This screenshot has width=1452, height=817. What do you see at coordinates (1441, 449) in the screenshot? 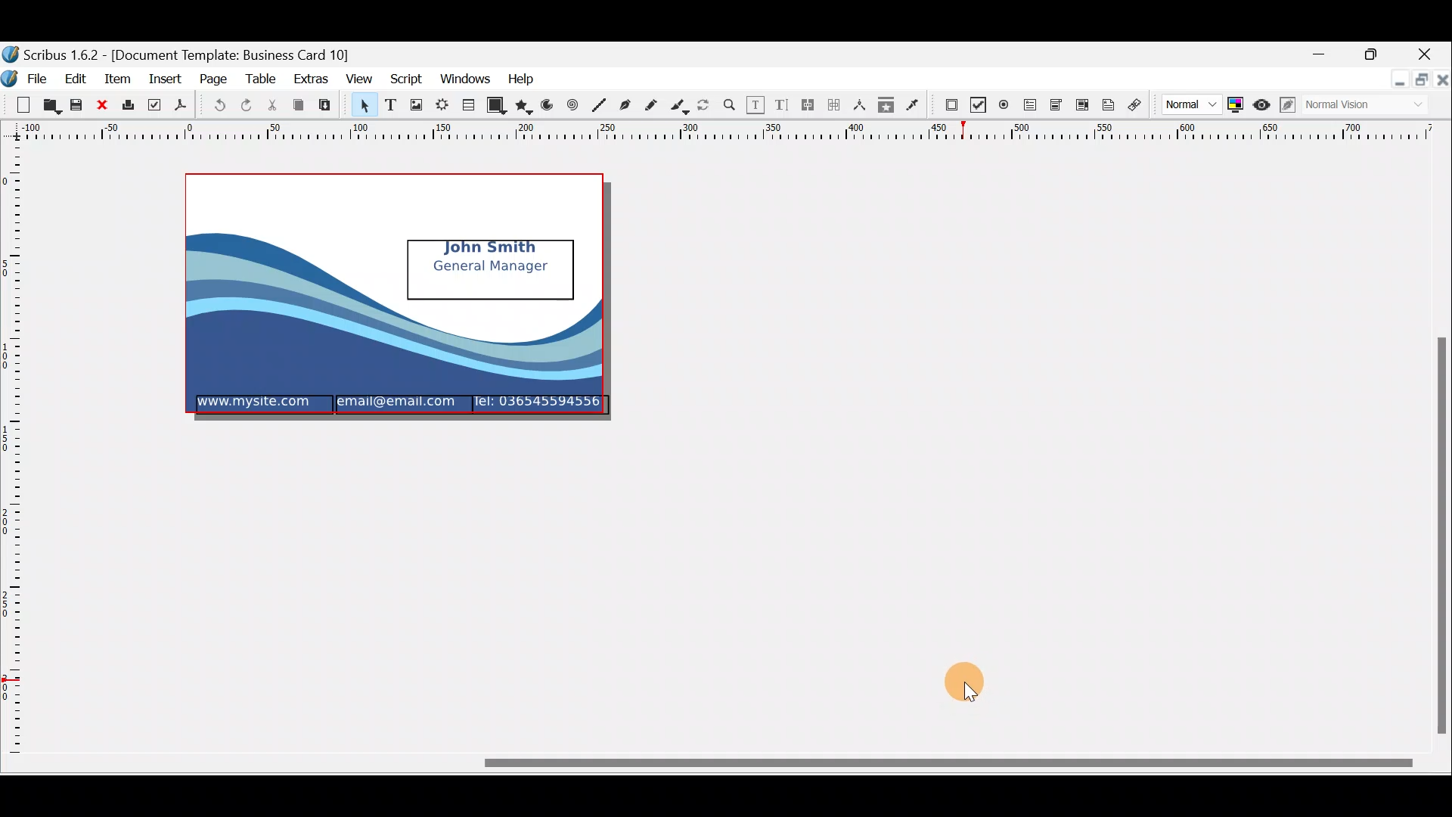
I see `Scroll bar` at bounding box center [1441, 449].